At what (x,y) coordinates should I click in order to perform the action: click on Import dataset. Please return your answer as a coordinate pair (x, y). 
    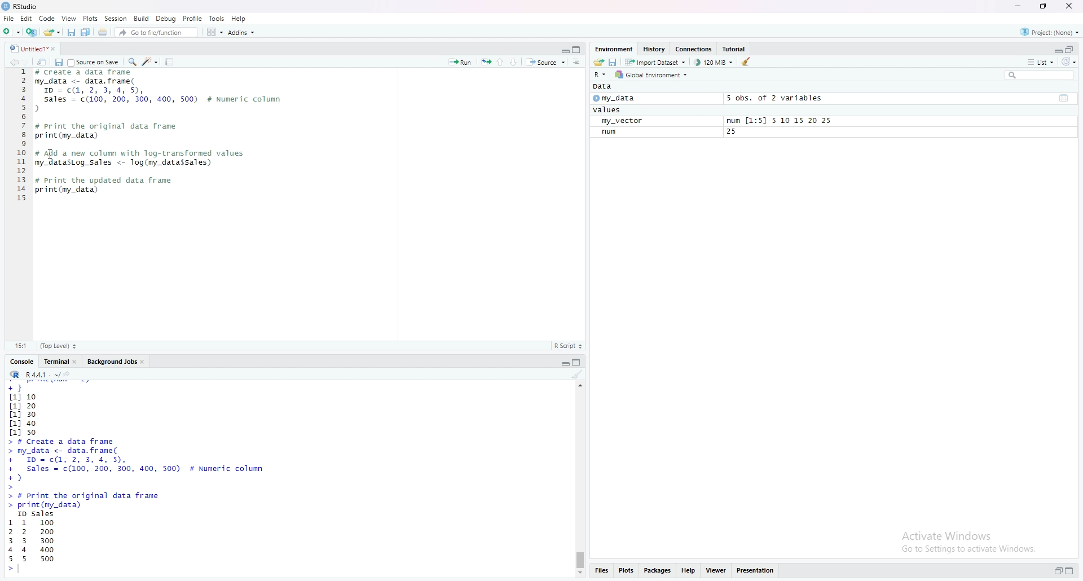
    Looking at the image, I should click on (658, 63).